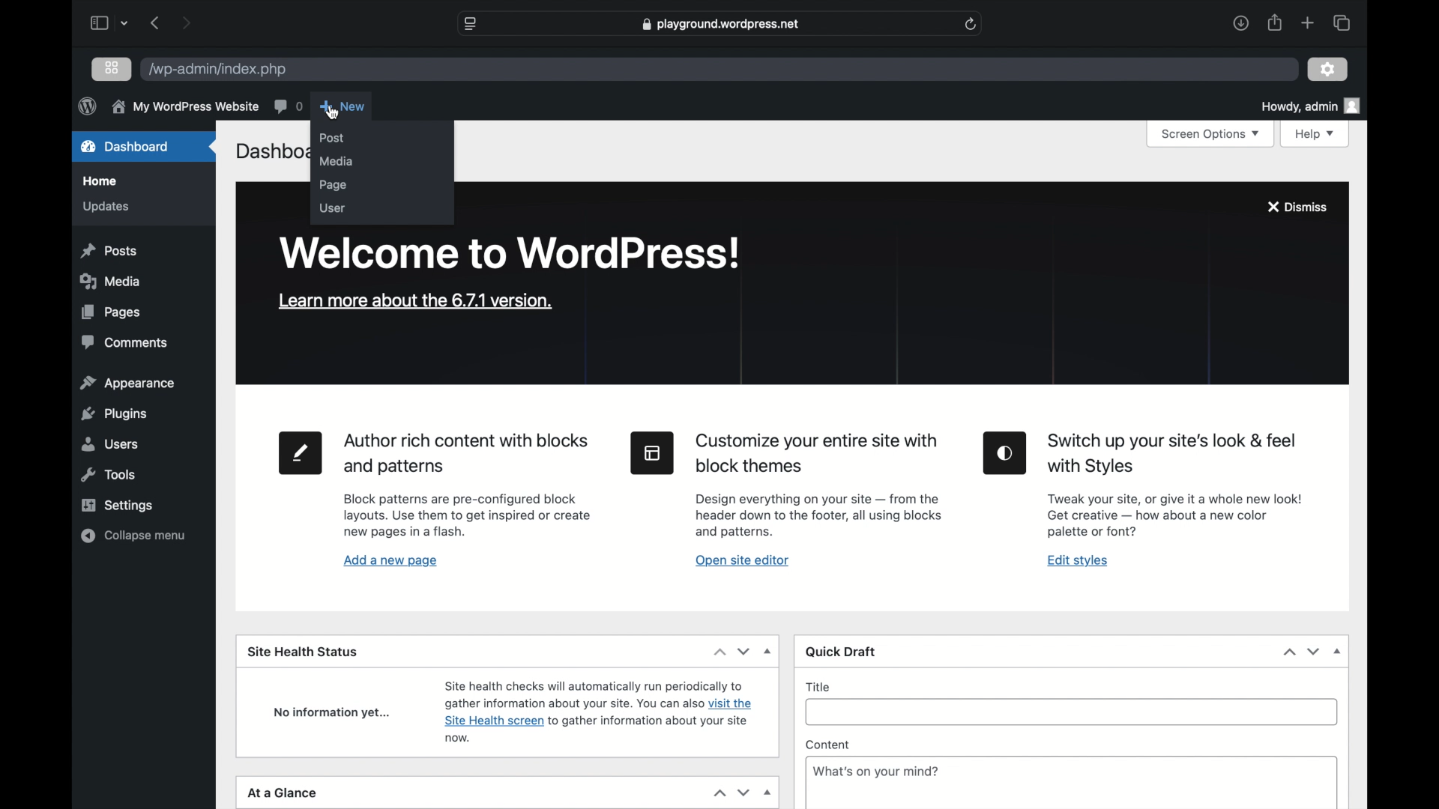 The image size is (1439, 809). What do you see at coordinates (731, 651) in the screenshot?
I see `stepper buttons` at bounding box center [731, 651].